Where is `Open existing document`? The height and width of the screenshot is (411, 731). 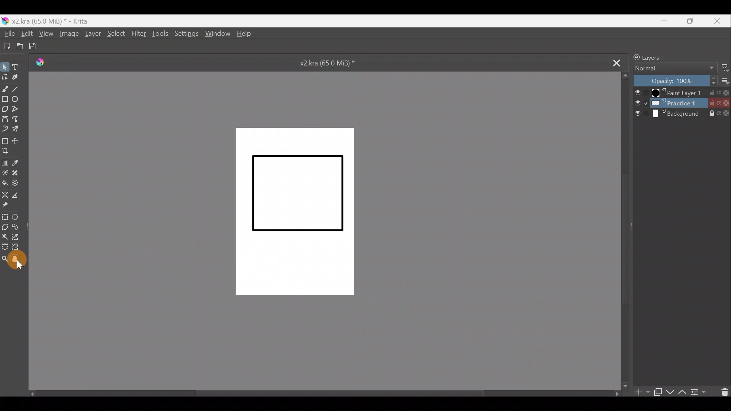
Open existing document is located at coordinates (20, 47).